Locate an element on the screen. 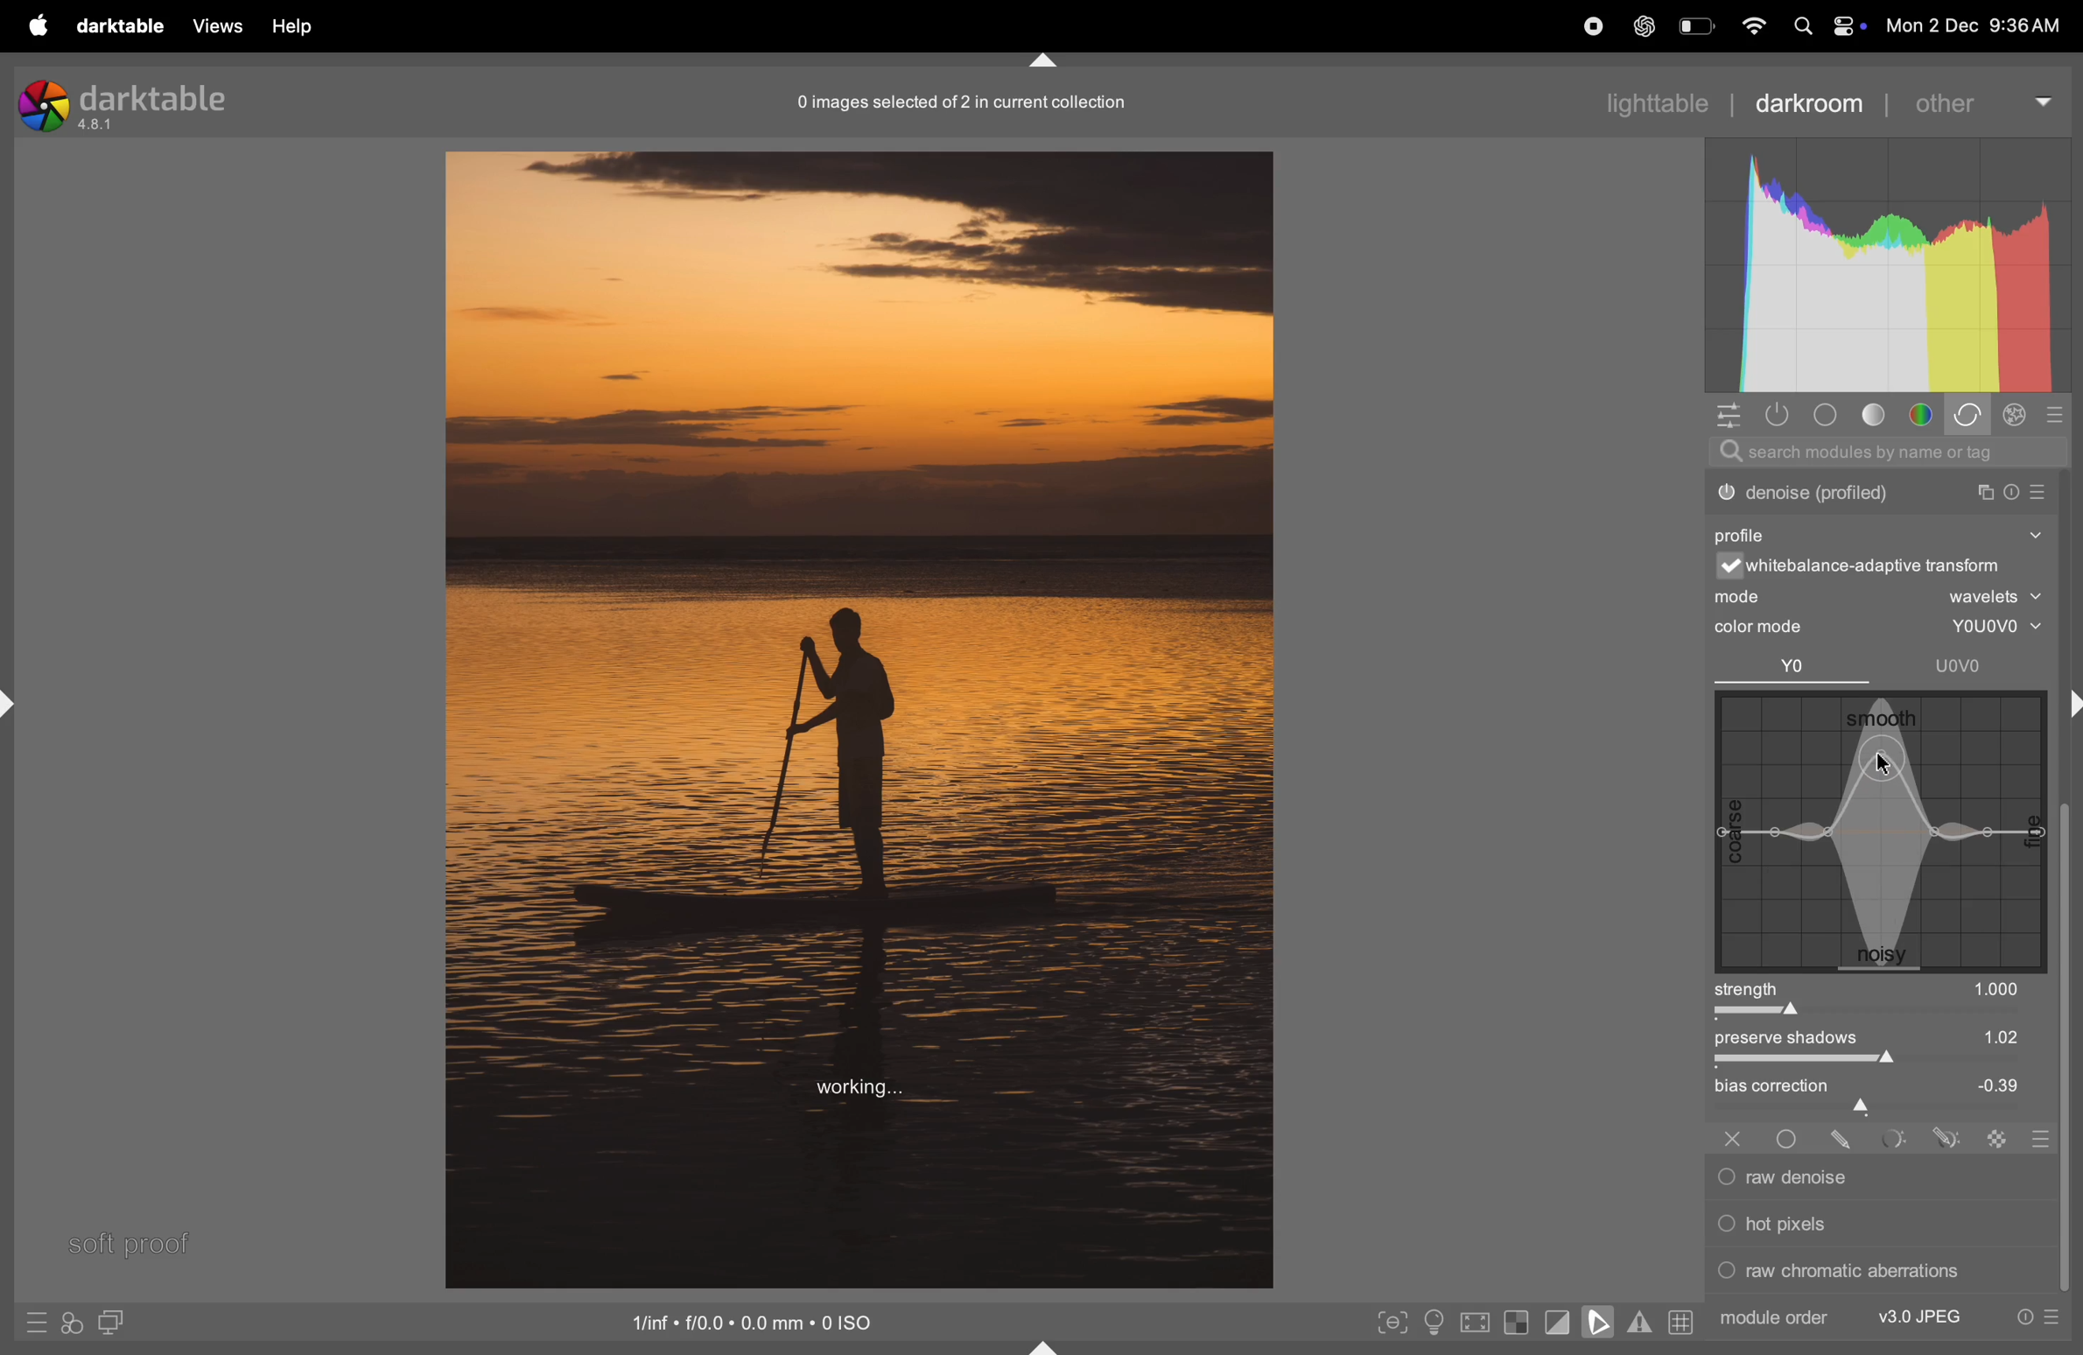  correct is located at coordinates (1972, 416).